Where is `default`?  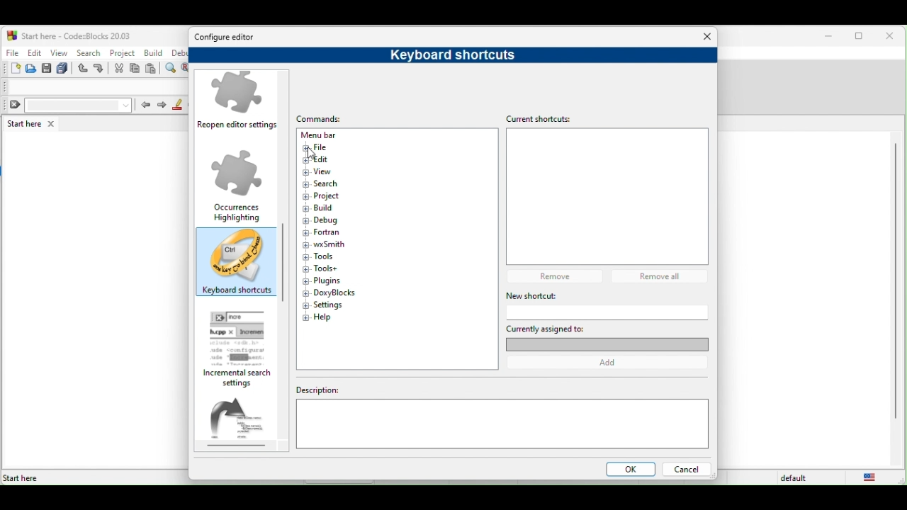
default is located at coordinates (796, 478).